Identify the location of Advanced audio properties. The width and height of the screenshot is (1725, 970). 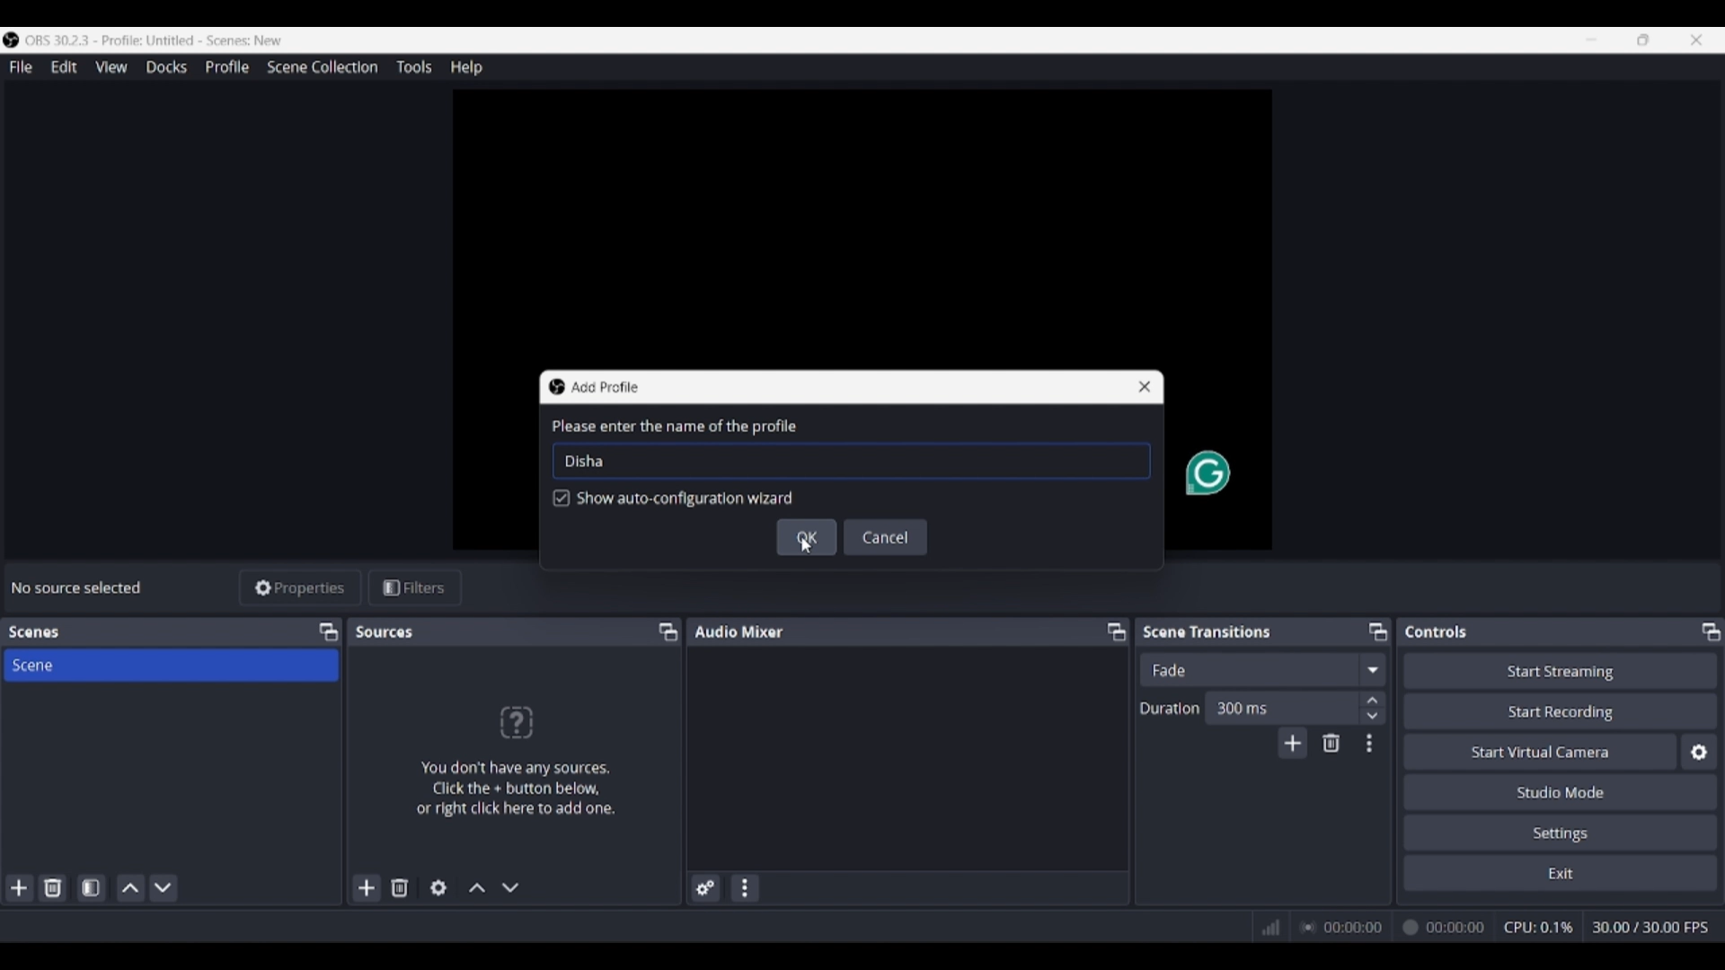
(705, 888).